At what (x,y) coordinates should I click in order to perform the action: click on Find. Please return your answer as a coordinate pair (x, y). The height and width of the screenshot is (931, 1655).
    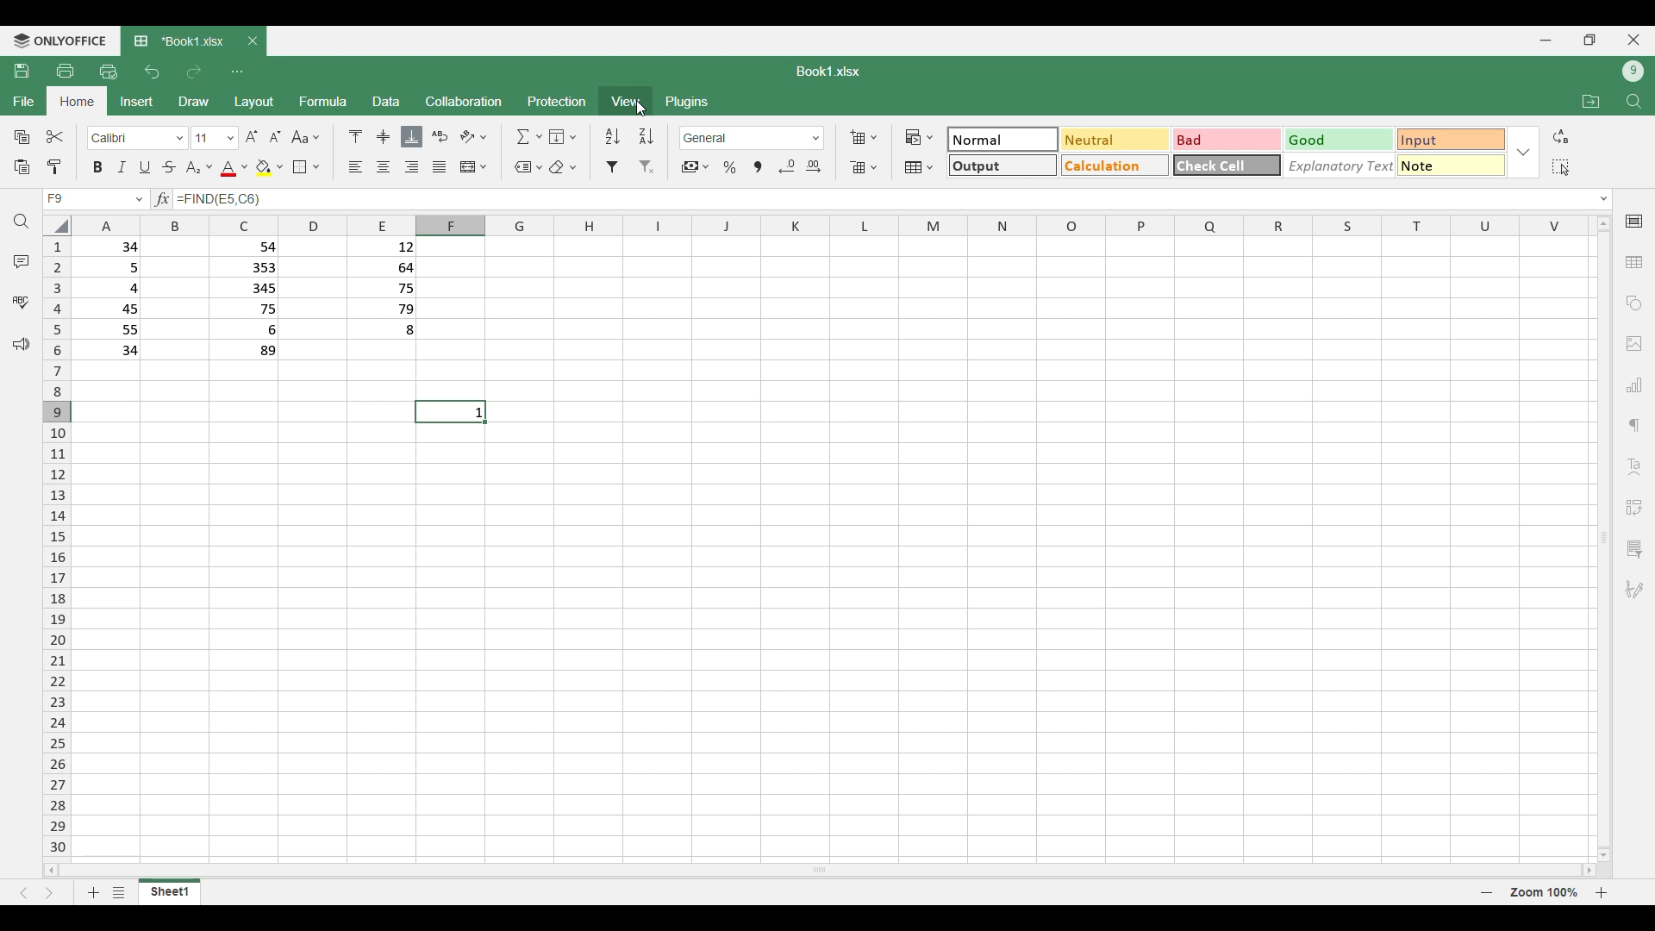
    Looking at the image, I should click on (20, 221).